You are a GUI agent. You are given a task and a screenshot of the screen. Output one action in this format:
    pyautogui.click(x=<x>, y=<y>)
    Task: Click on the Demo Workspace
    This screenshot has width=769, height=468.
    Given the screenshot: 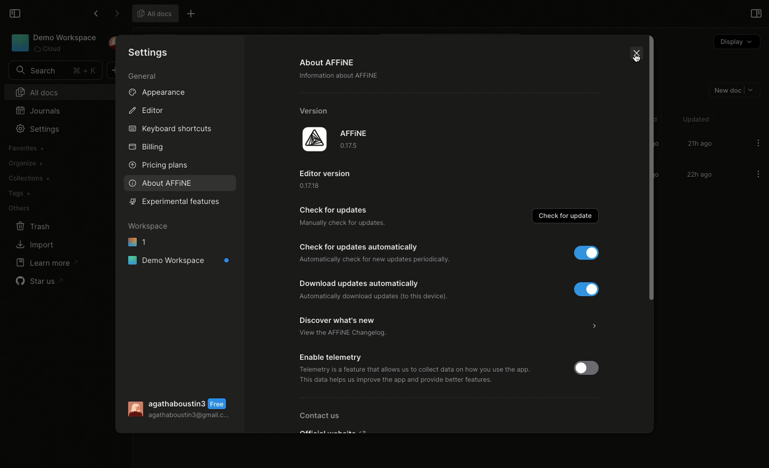 What is the action you would take?
    pyautogui.click(x=54, y=43)
    